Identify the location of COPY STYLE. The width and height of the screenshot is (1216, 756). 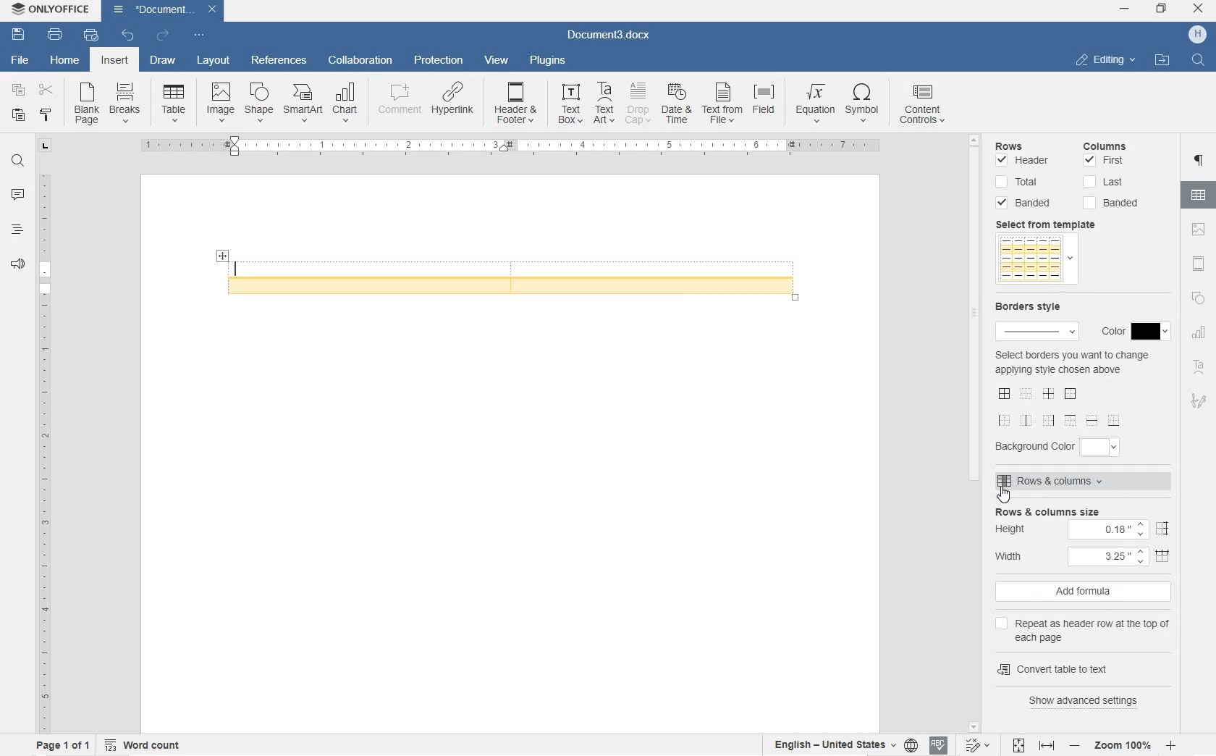
(47, 117).